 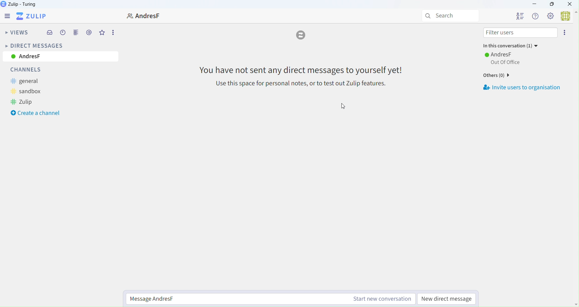 What do you see at coordinates (302, 36) in the screenshot?
I see `Logo` at bounding box center [302, 36].